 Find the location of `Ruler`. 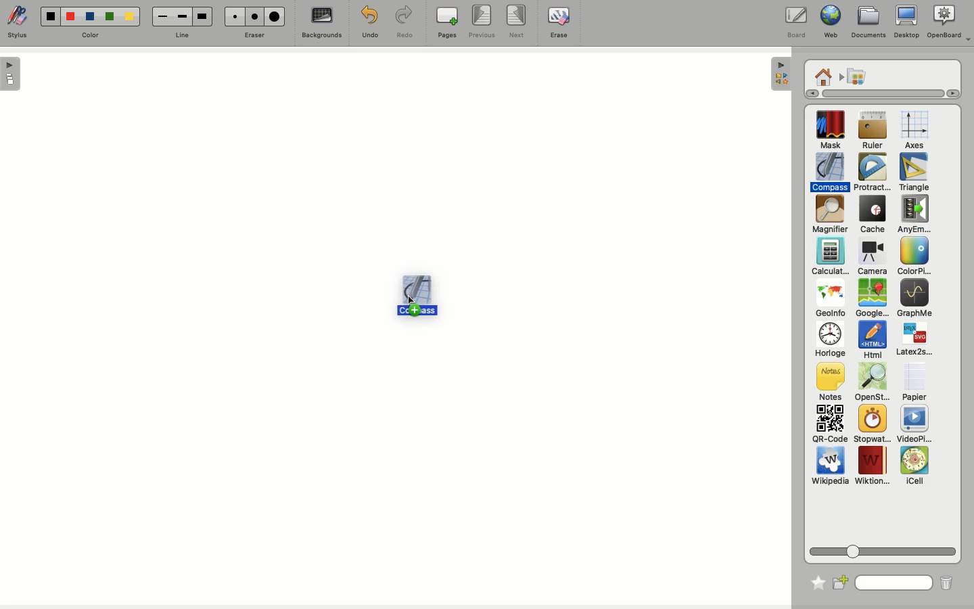

Ruler is located at coordinates (873, 131).